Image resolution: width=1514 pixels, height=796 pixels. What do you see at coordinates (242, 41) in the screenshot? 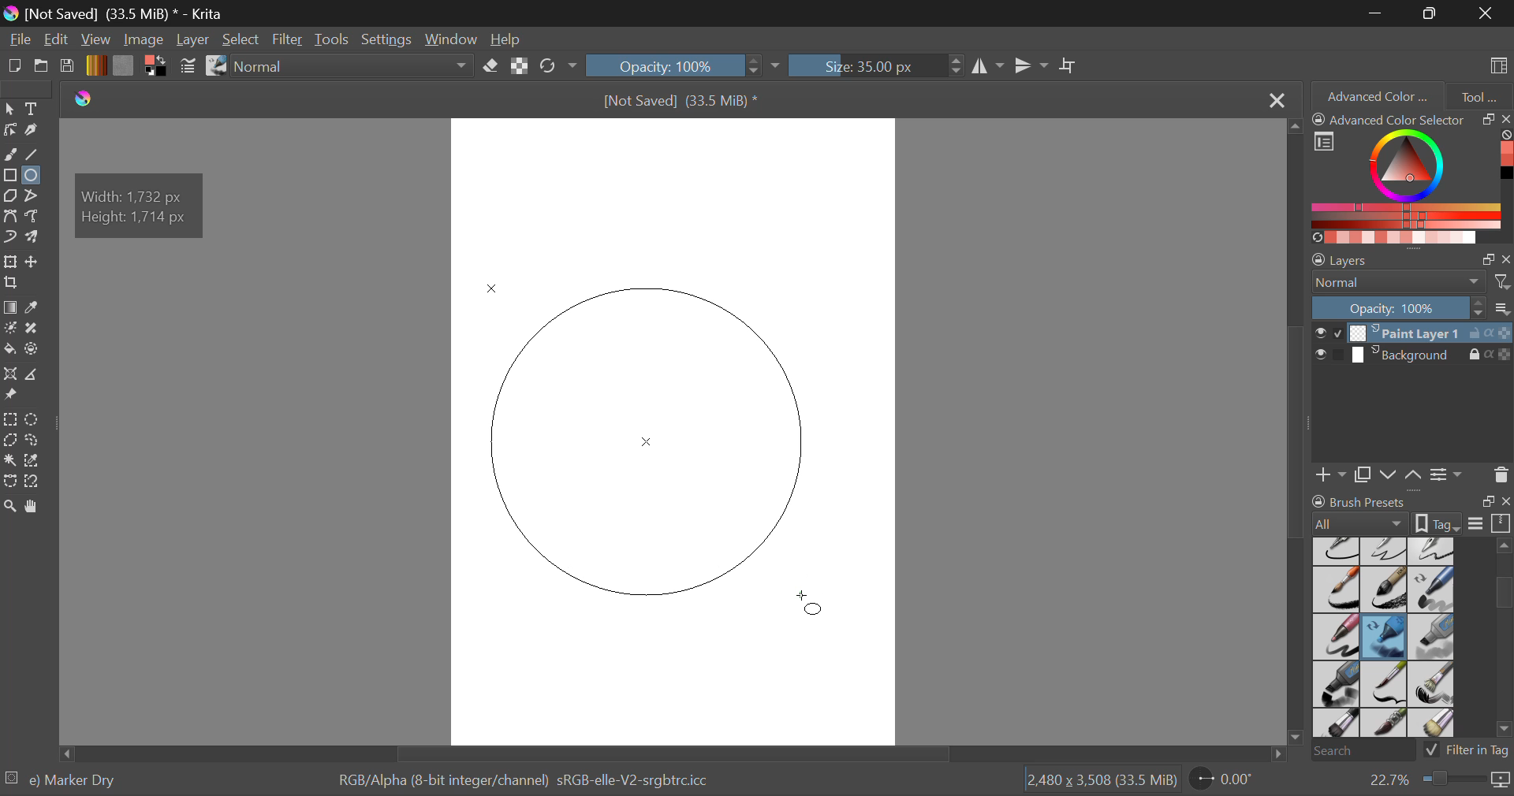
I see `Select` at bounding box center [242, 41].